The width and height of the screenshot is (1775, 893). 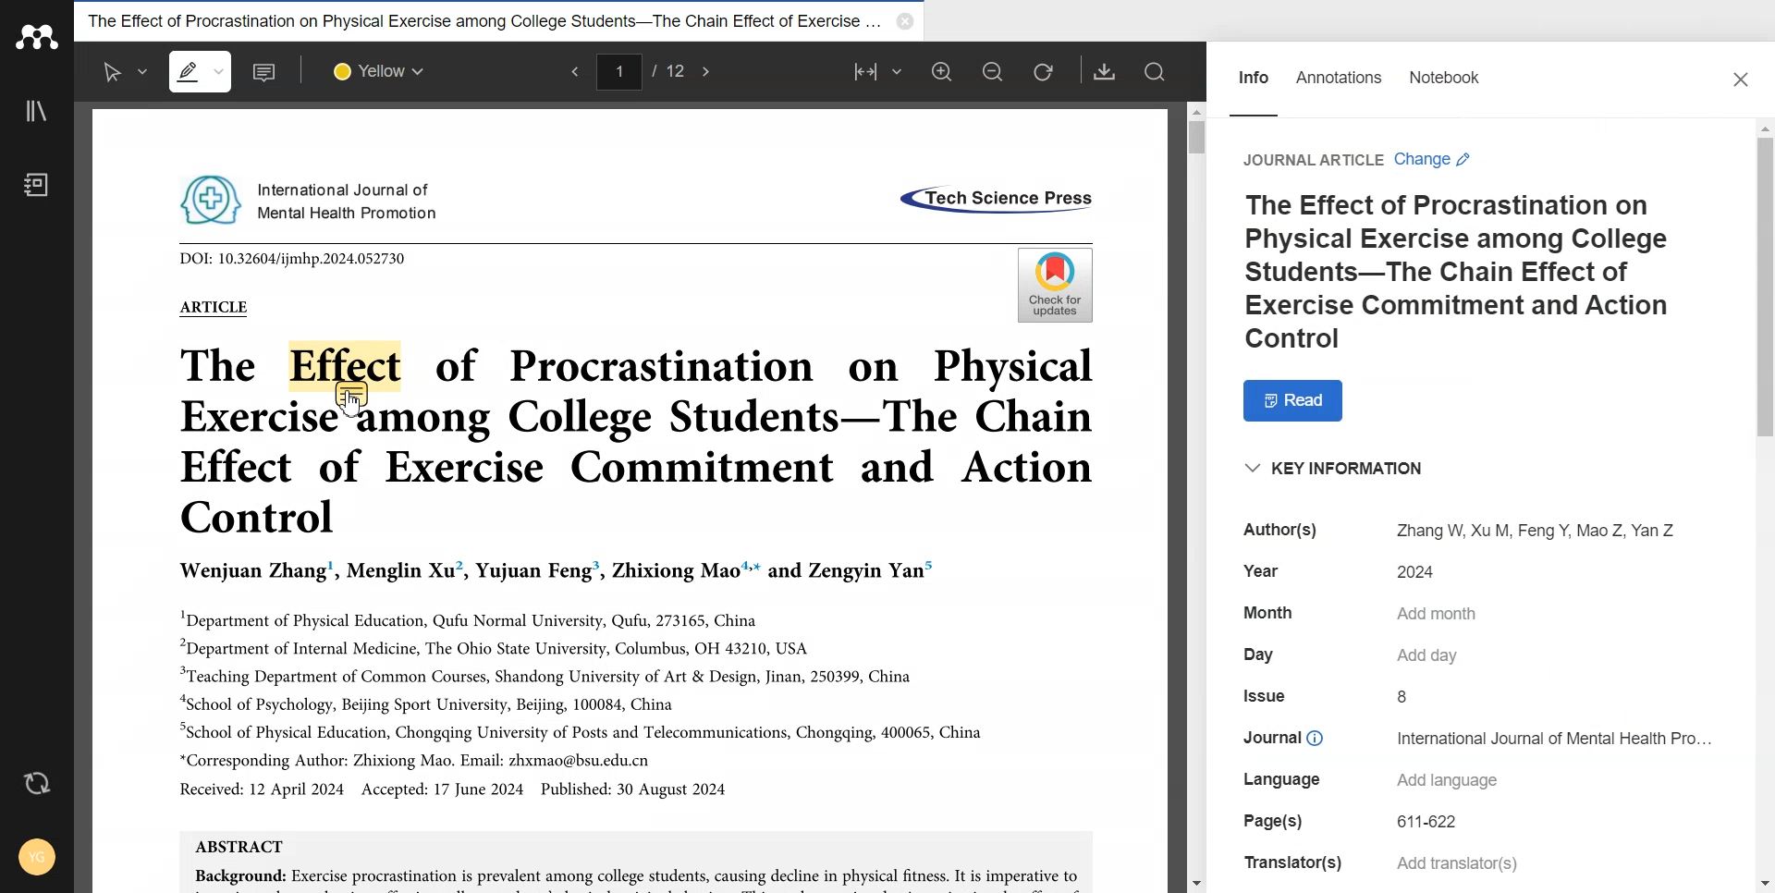 I want to click on Day Add day, so click(x=1352, y=654).